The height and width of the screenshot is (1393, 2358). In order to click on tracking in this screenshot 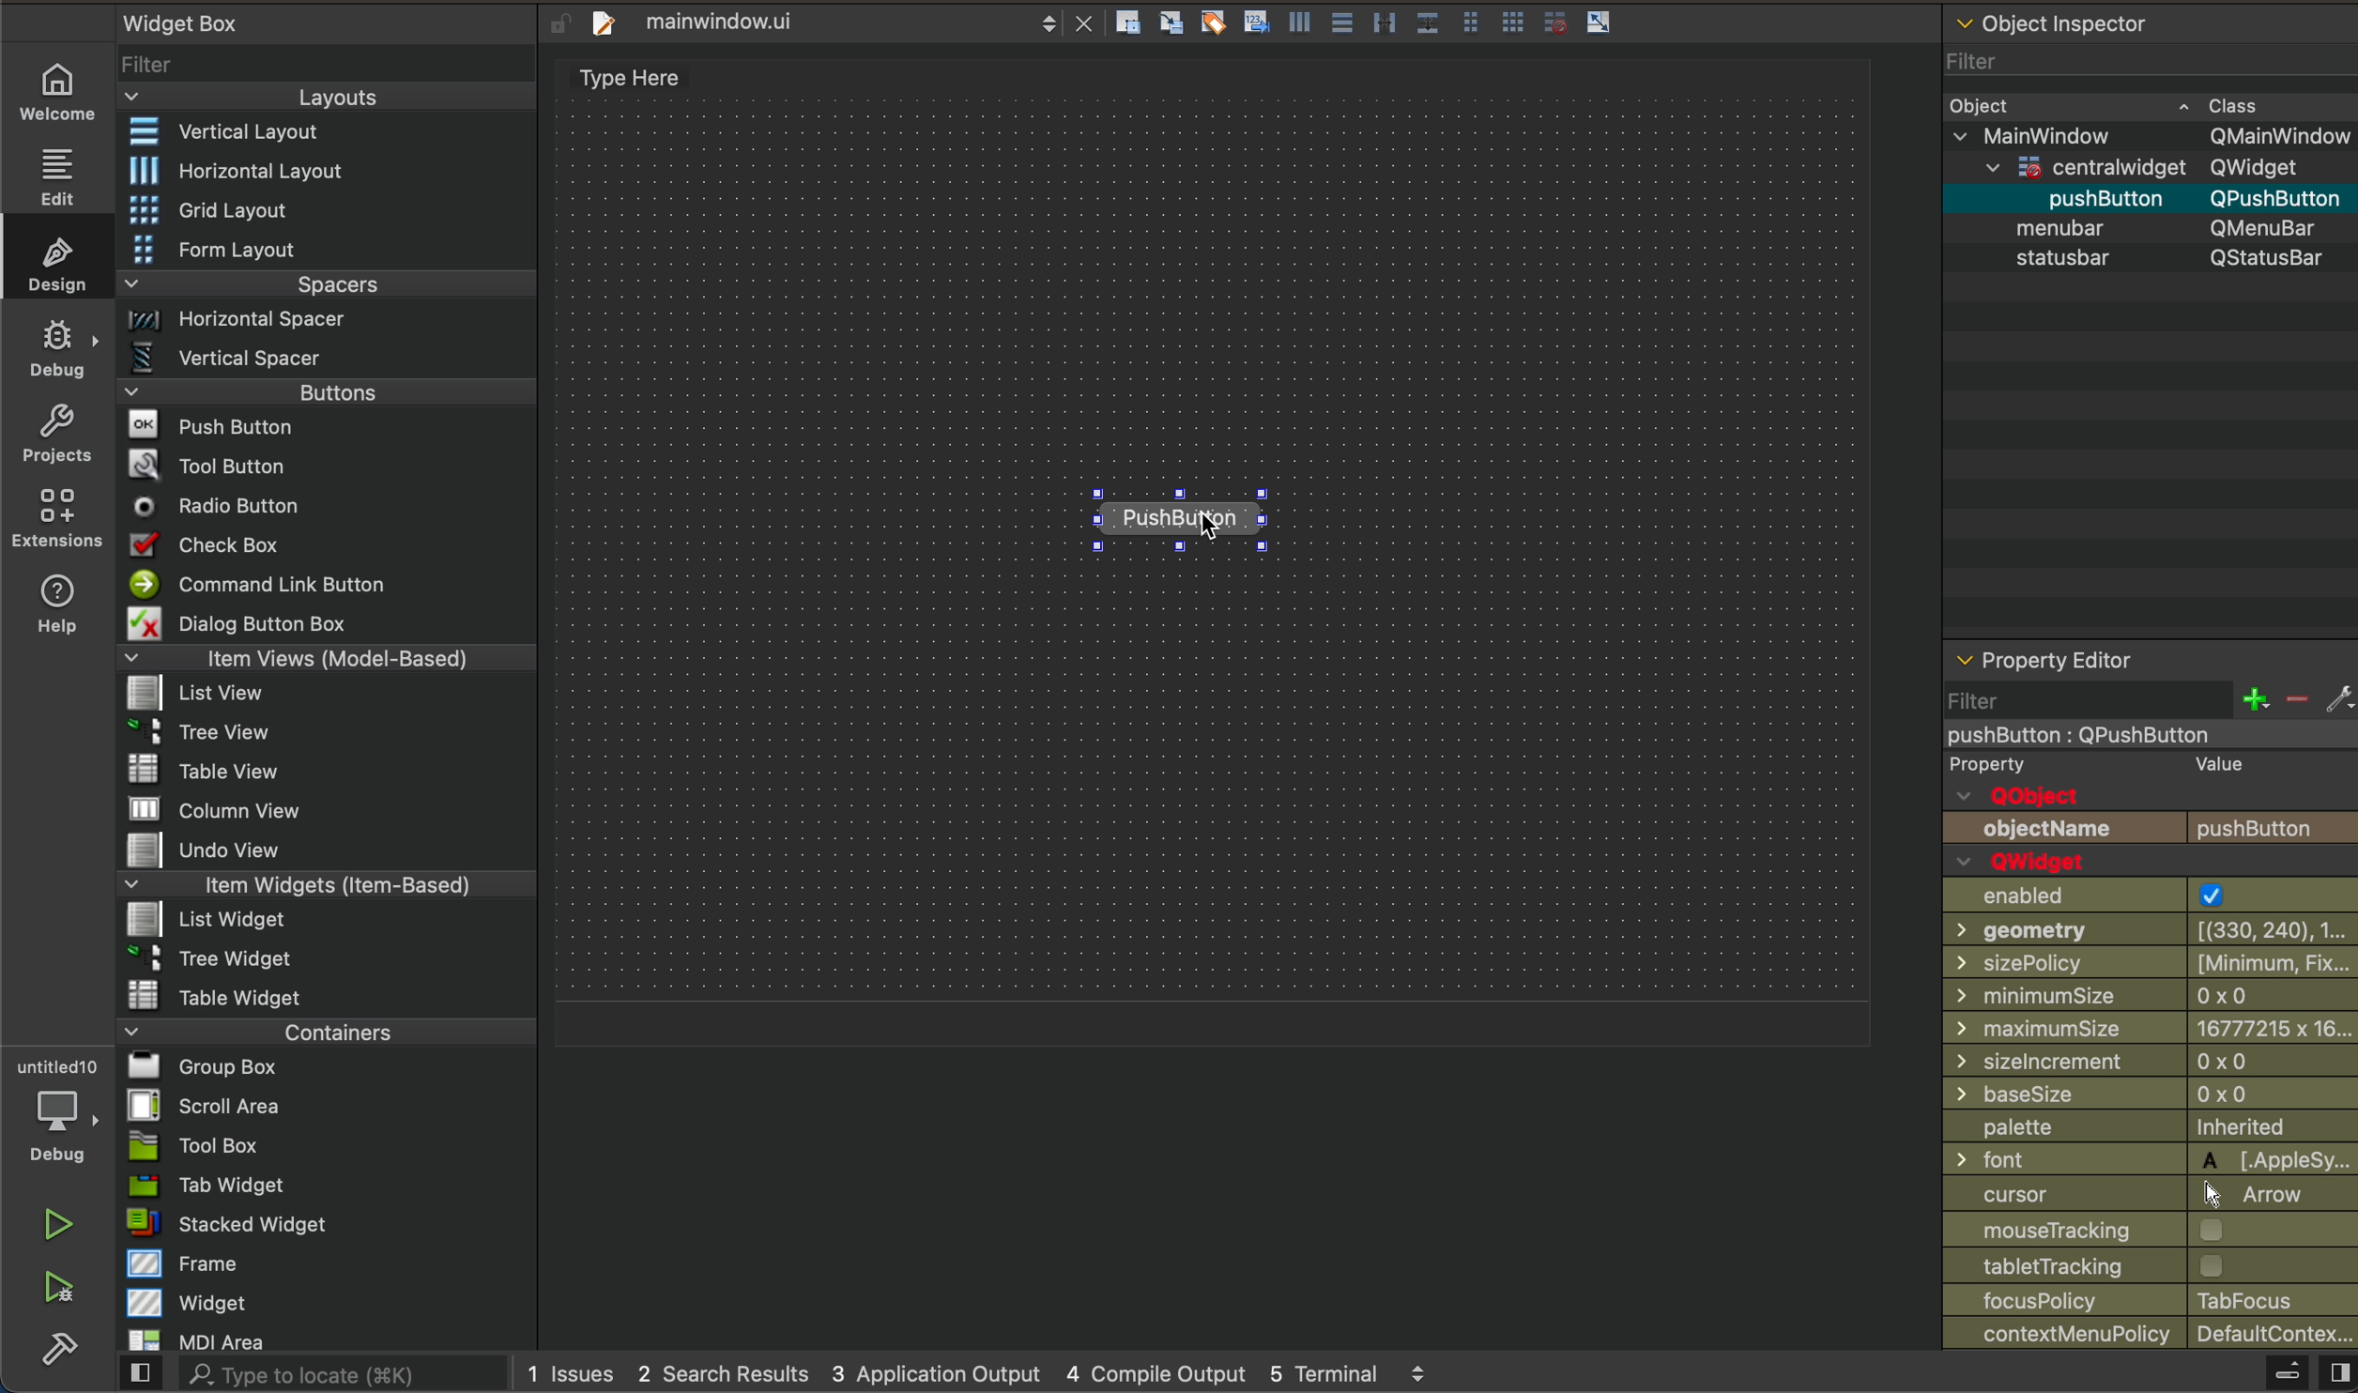, I will do `click(2151, 1266)`.